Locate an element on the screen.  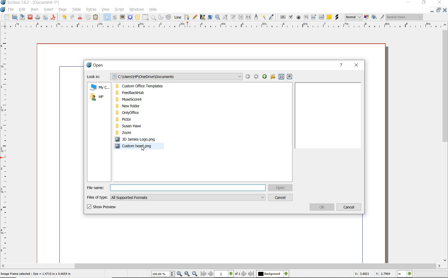
image is located at coordinates (122, 17).